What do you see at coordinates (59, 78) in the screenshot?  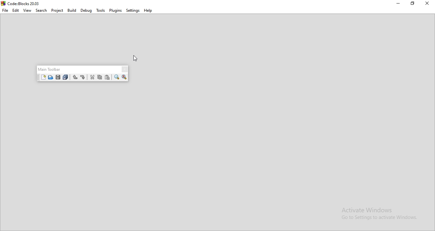 I see `save` at bounding box center [59, 78].